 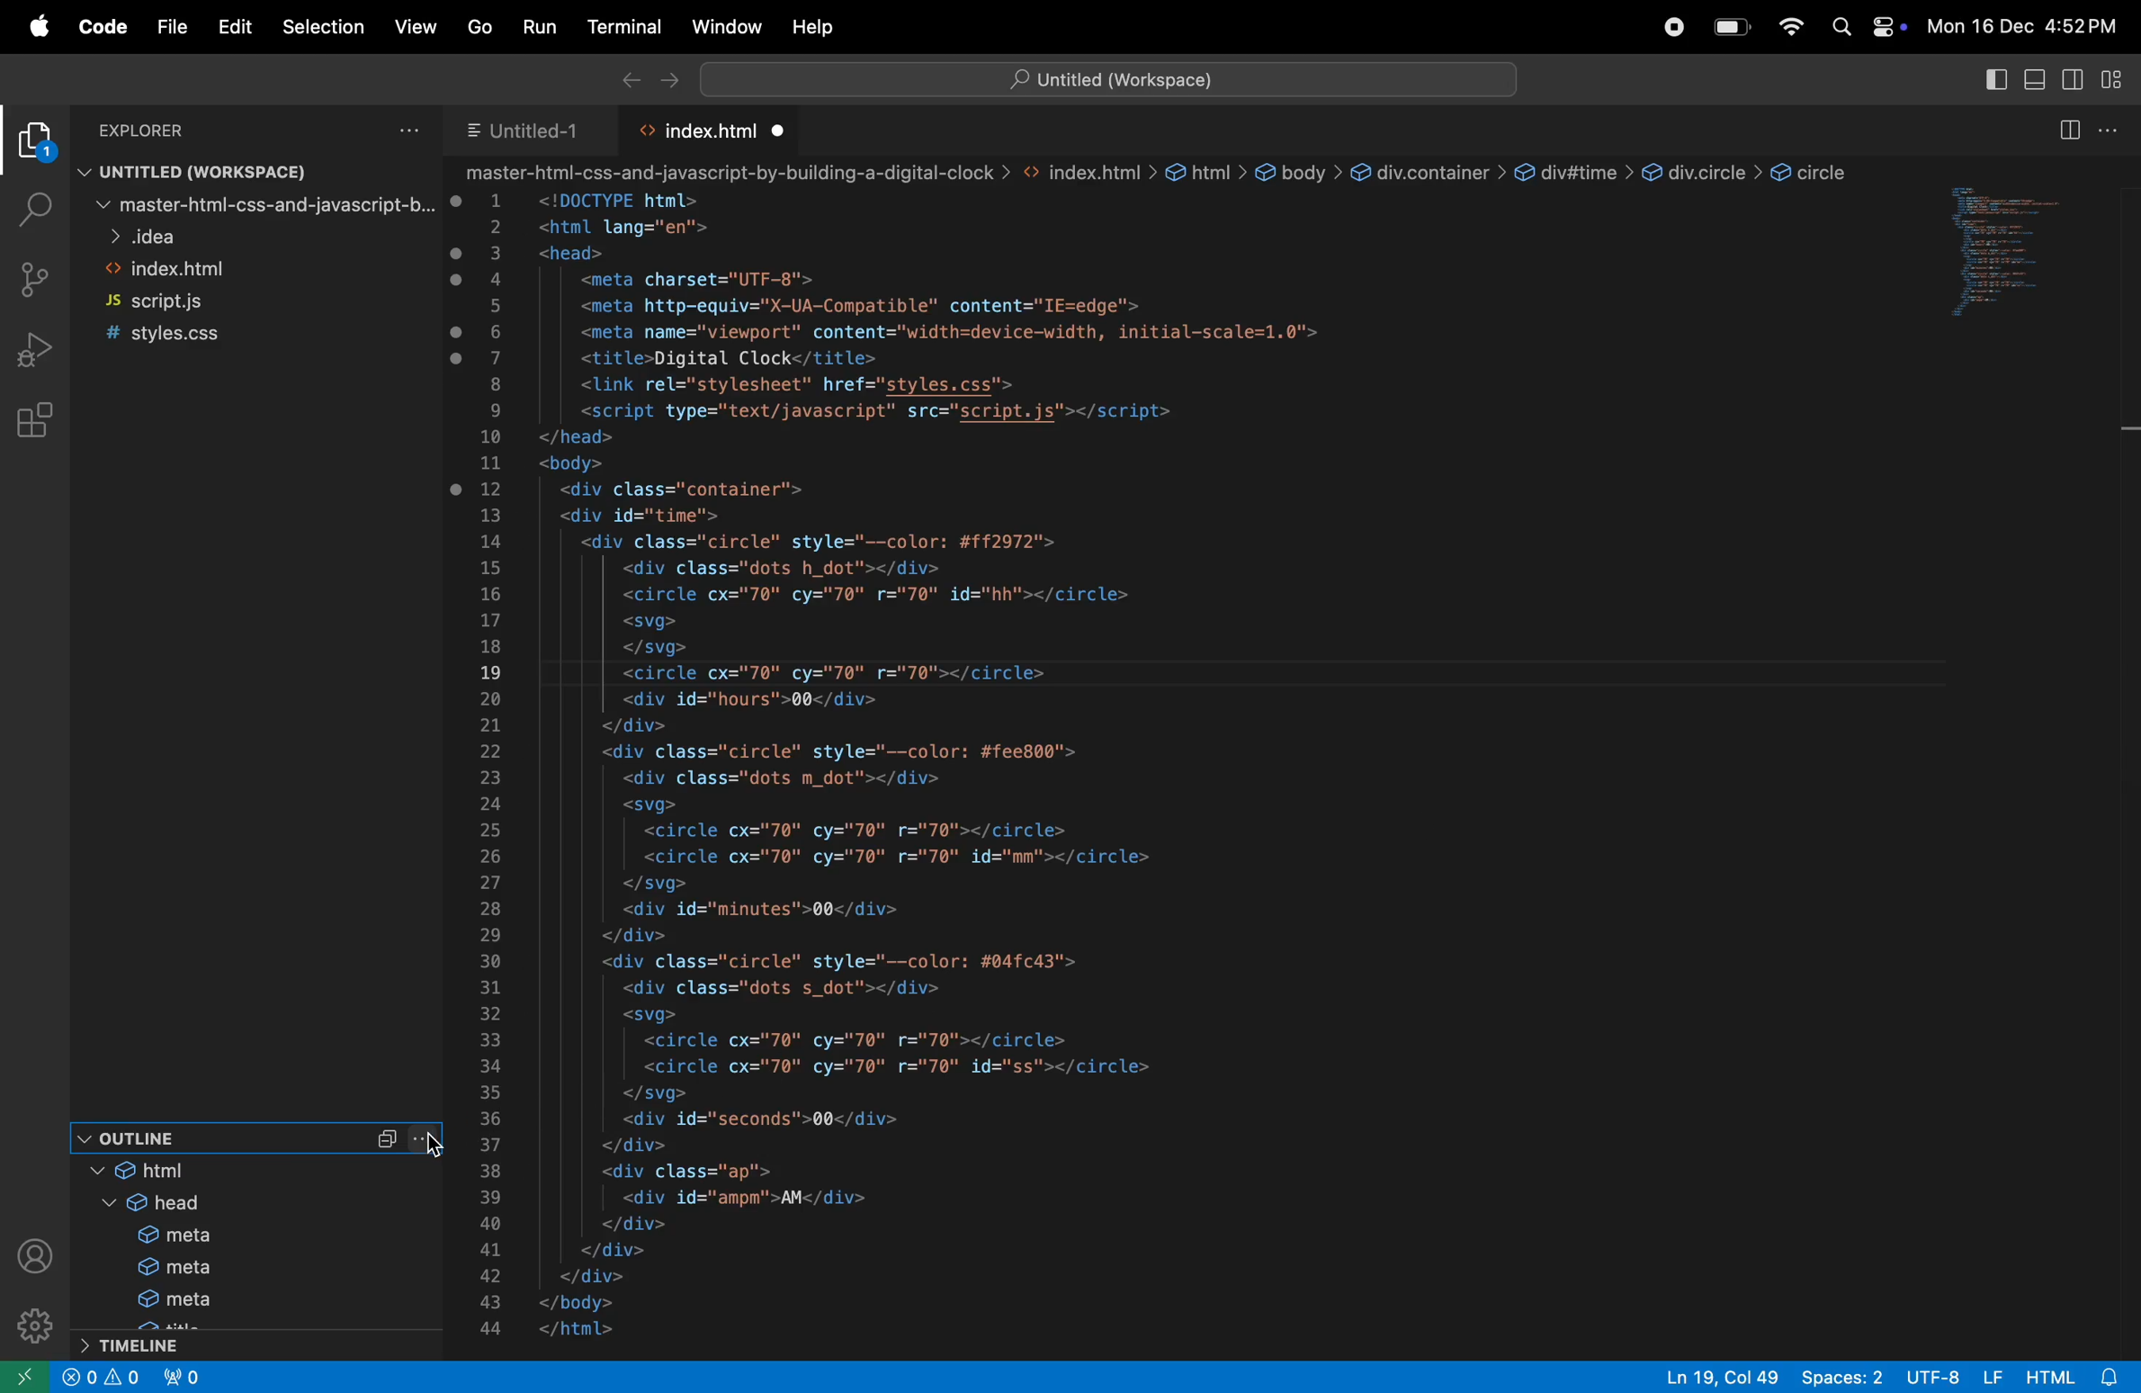 What do you see at coordinates (411, 25) in the screenshot?
I see `view` at bounding box center [411, 25].